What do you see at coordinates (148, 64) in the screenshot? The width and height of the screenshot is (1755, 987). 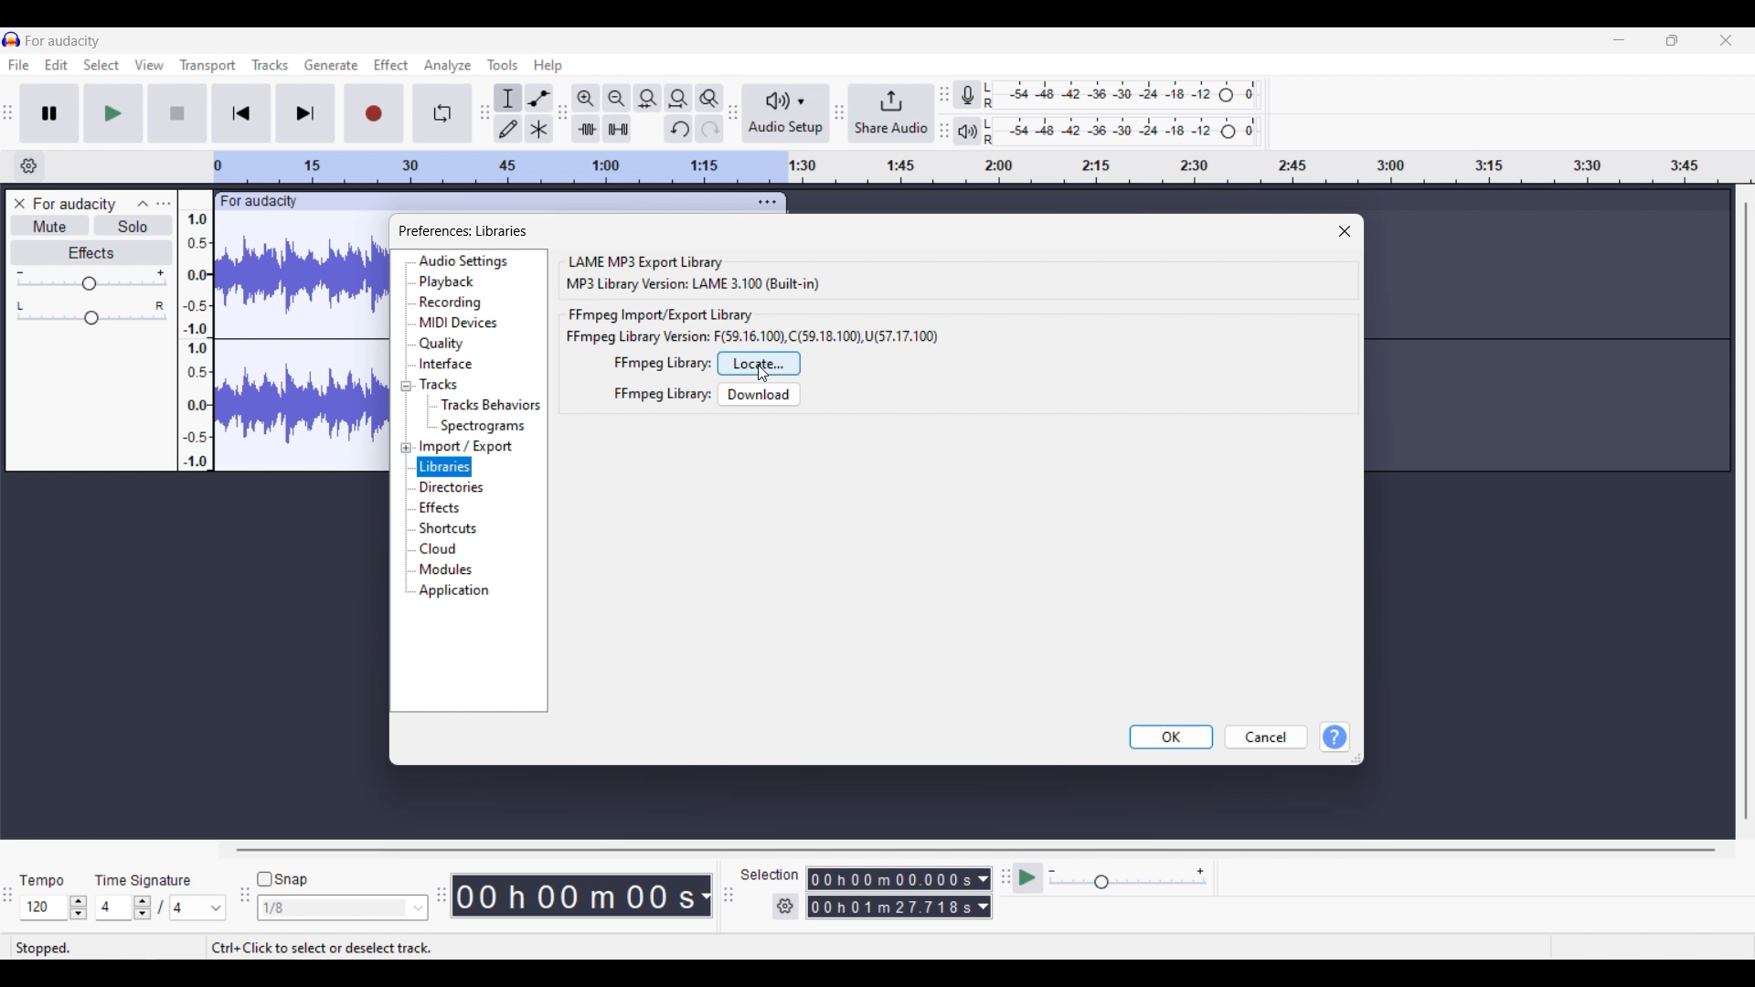 I see `View menu` at bounding box center [148, 64].